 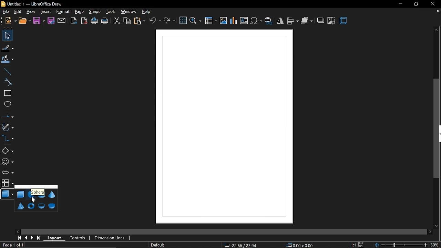 What do you see at coordinates (331, 21) in the screenshot?
I see `crop` at bounding box center [331, 21].